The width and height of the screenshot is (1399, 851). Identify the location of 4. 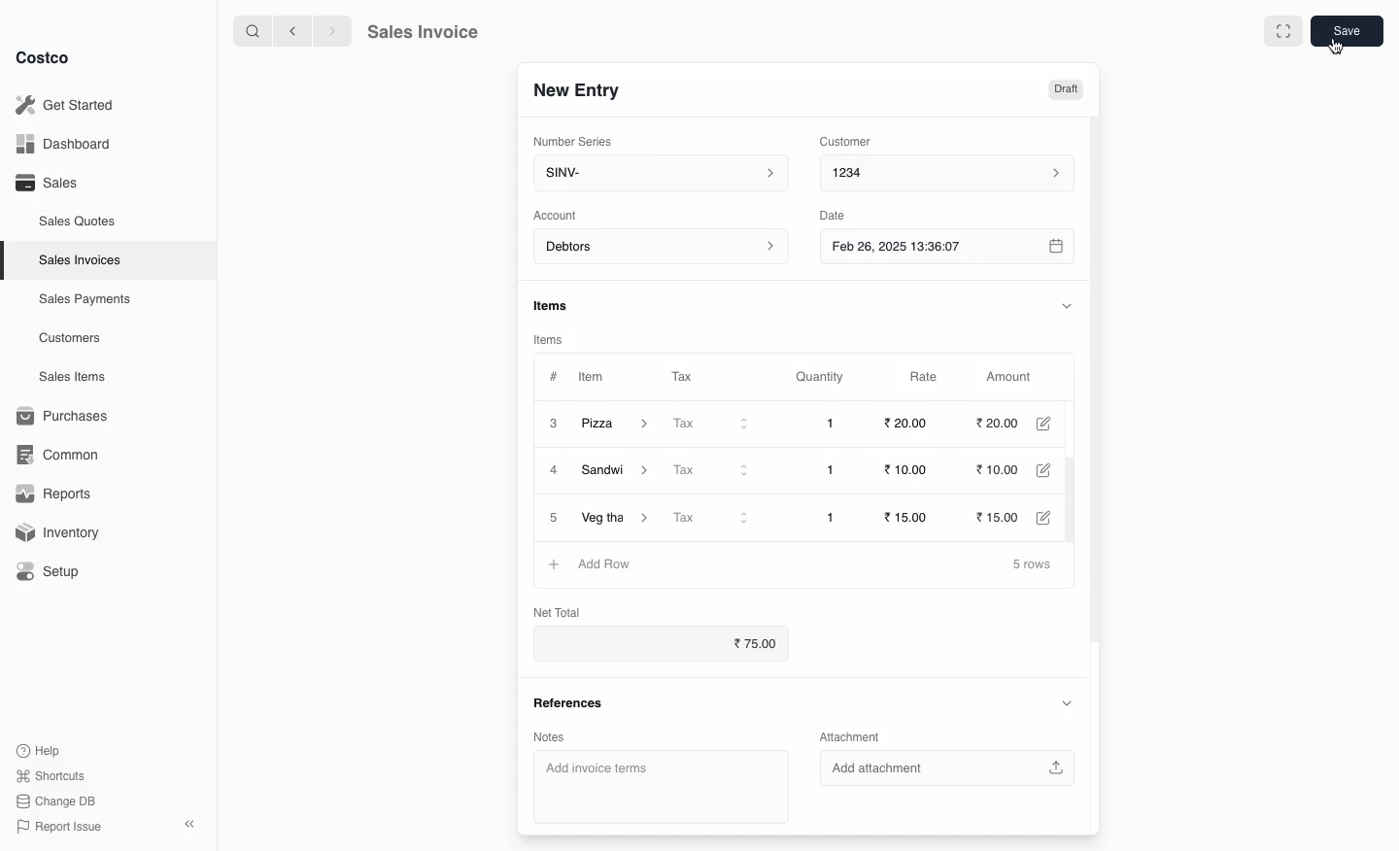
(555, 471).